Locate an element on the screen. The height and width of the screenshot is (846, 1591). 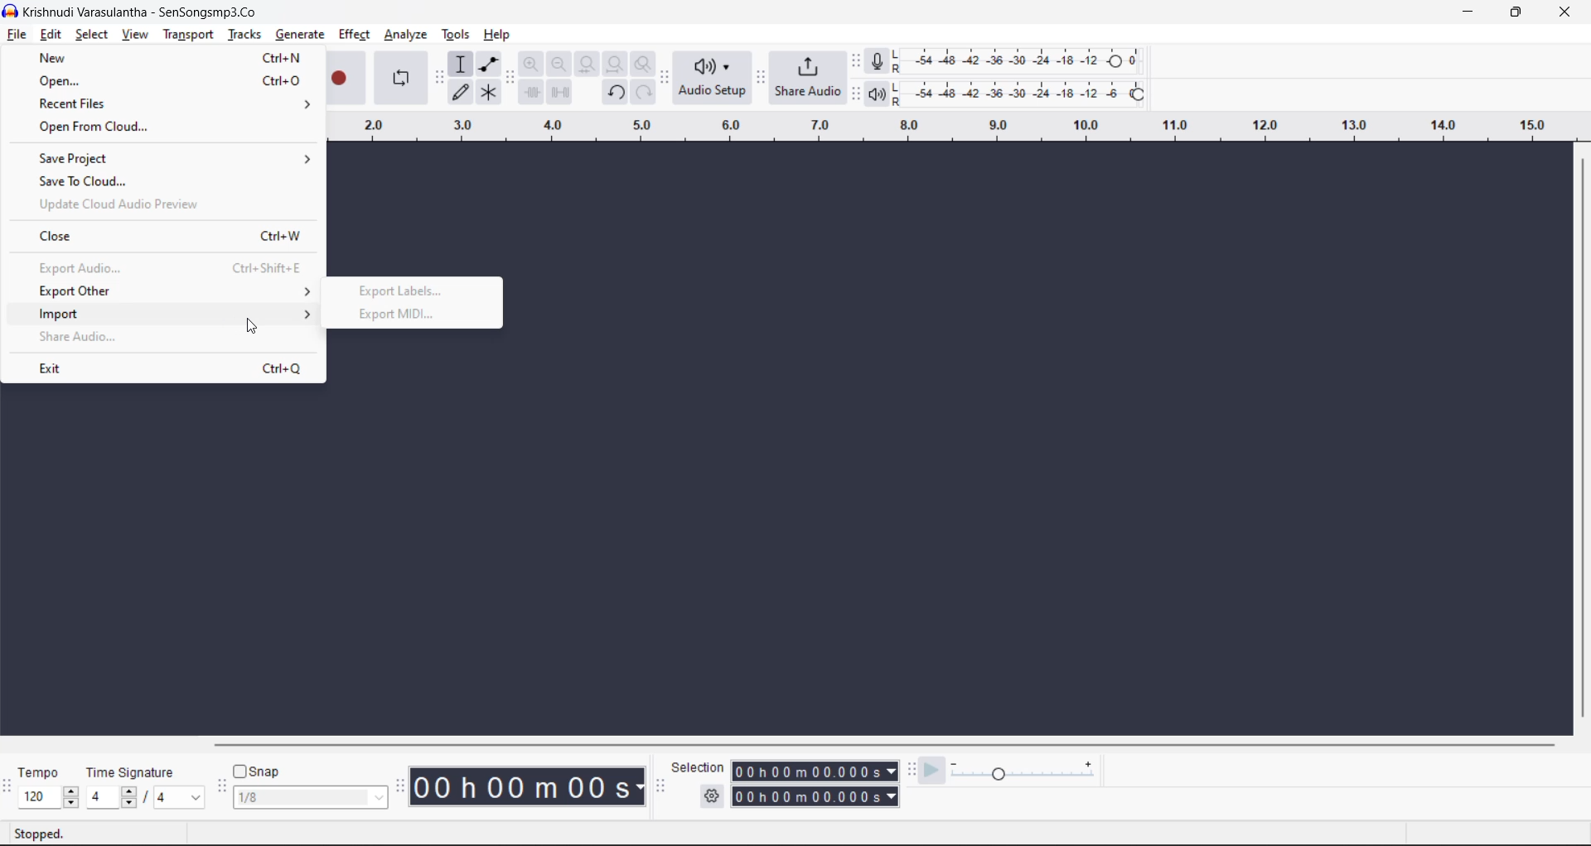
new is located at coordinates (166, 57).